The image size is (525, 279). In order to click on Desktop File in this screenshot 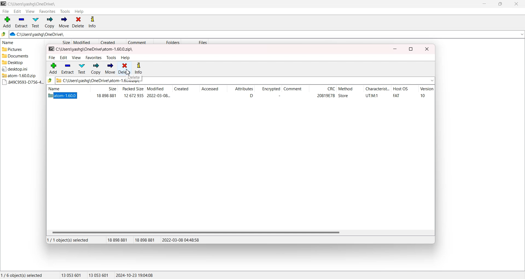, I will do `click(21, 62)`.